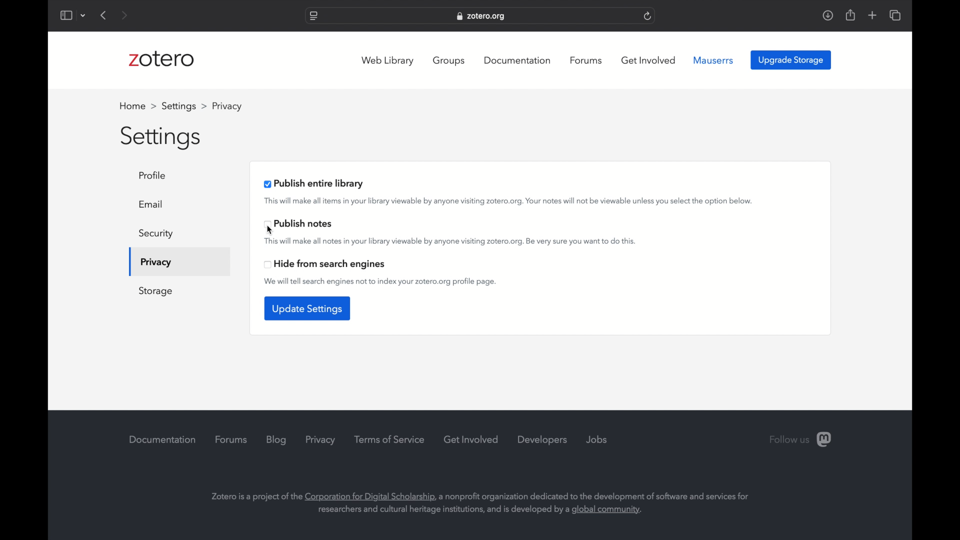 This screenshot has width=960, height=540. What do you see at coordinates (162, 439) in the screenshot?
I see `documentation` at bounding box center [162, 439].